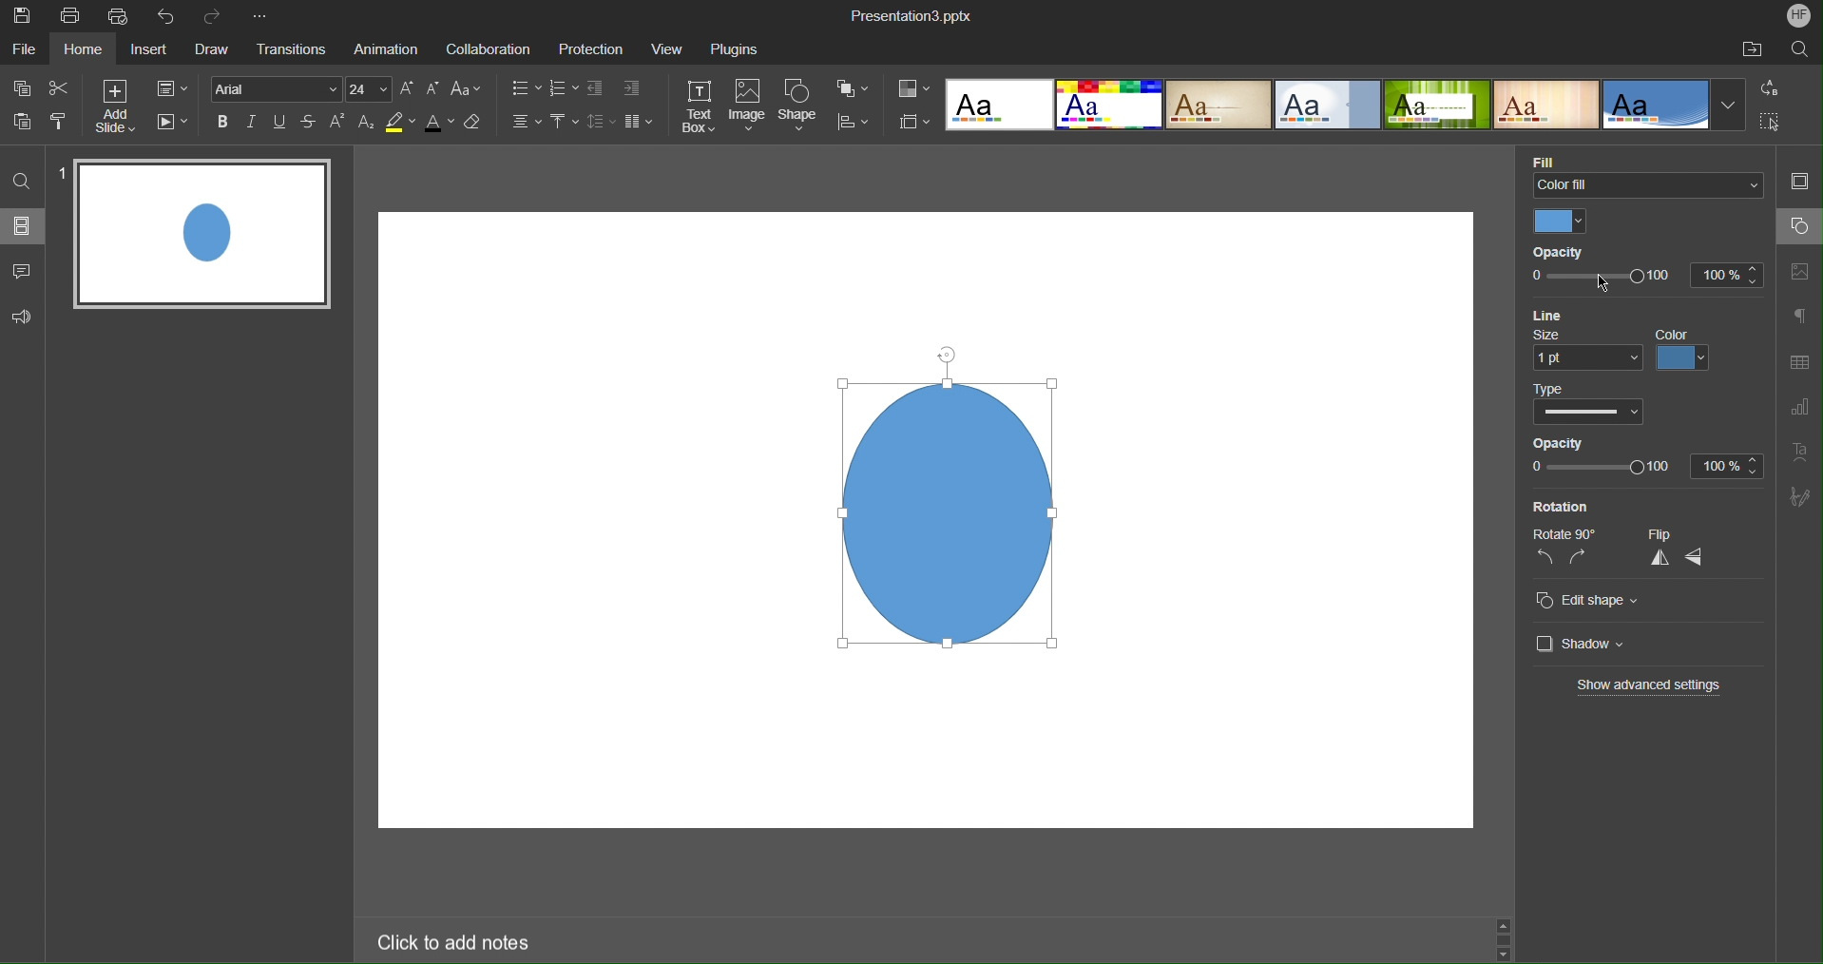  What do you see at coordinates (456, 942) in the screenshot?
I see `Click to add notes` at bounding box center [456, 942].